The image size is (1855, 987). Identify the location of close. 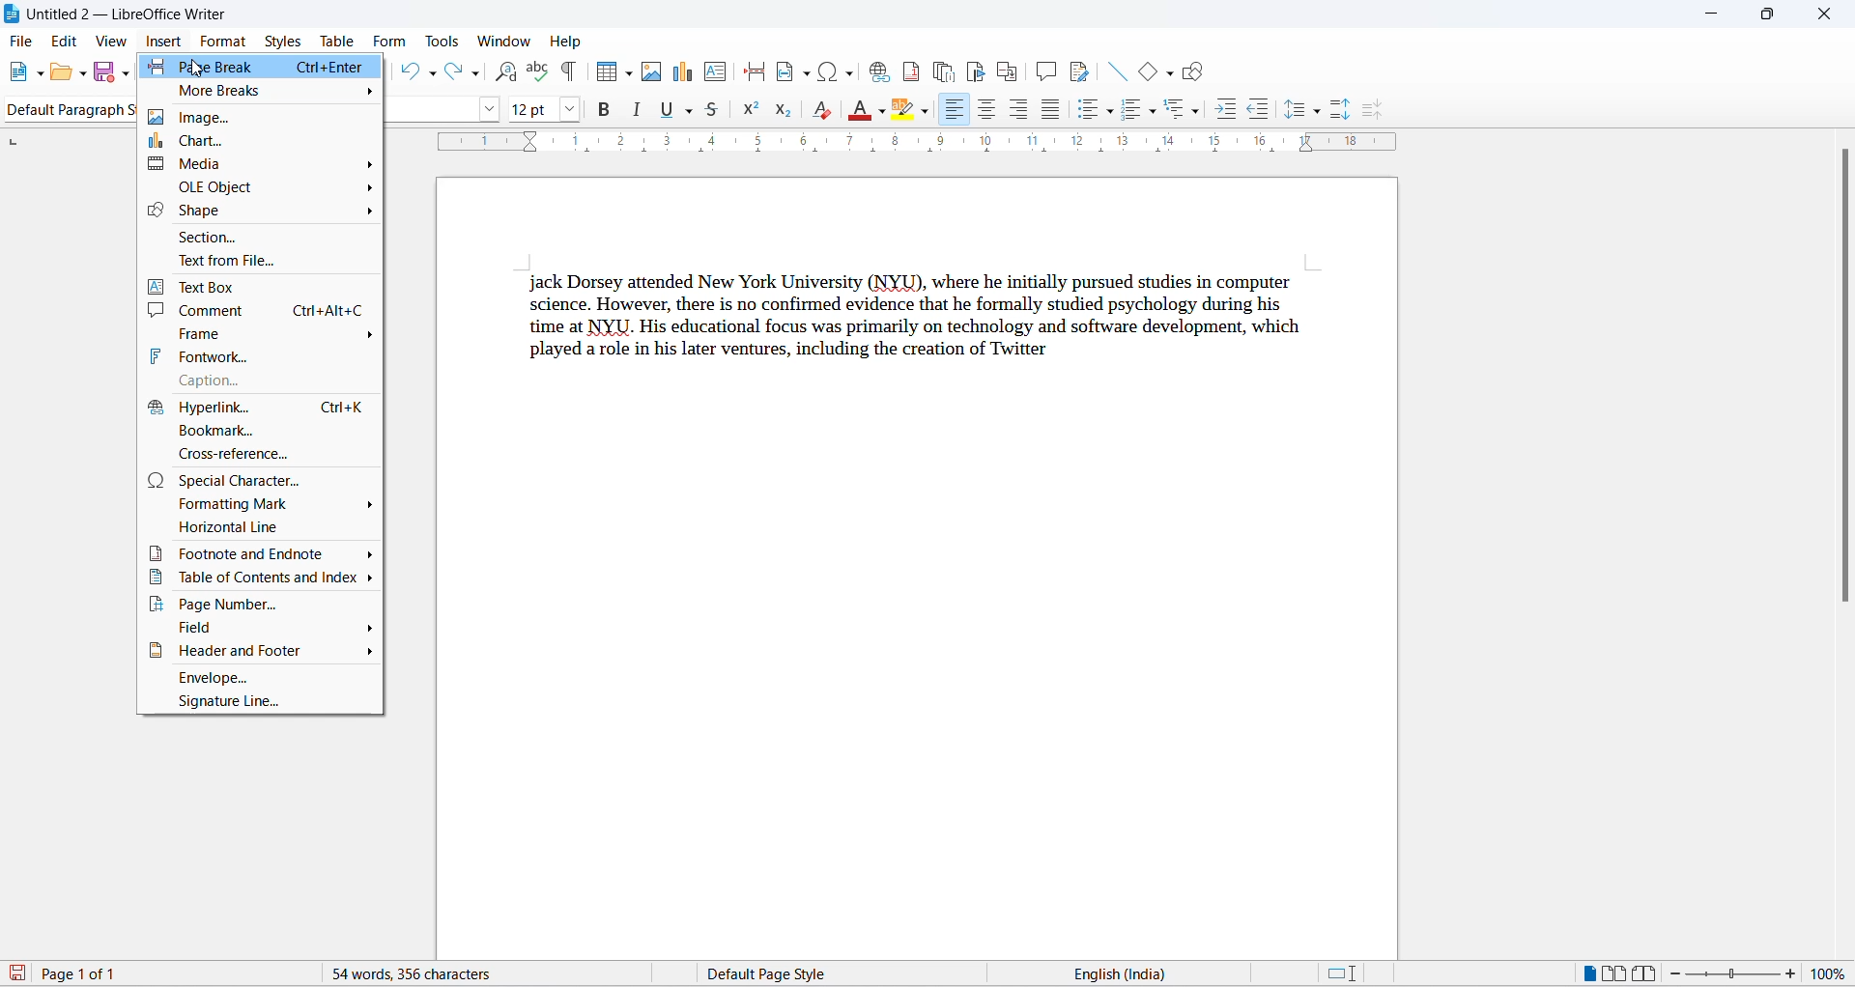
(1824, 12).